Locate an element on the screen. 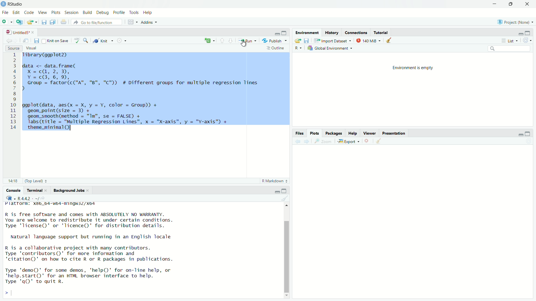 Image resolution: width=536 pixels, height=301 pixels. grid is located at coordinates (131, 23).